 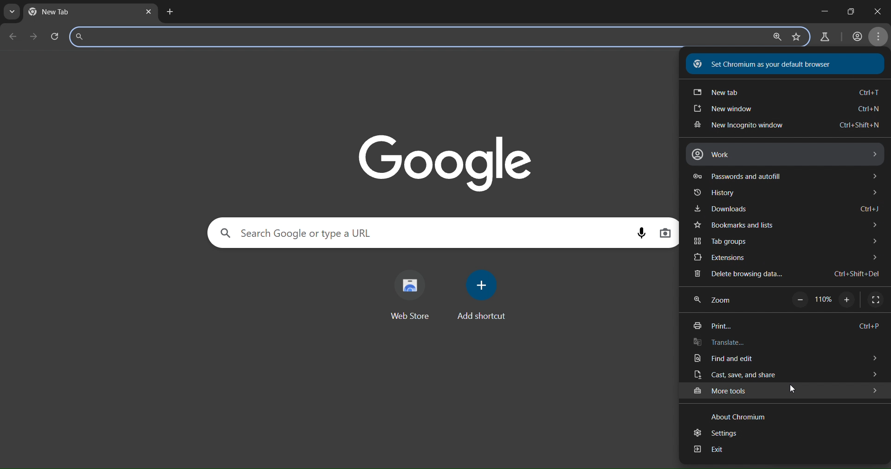 I want to click on image, so click(x=447, y=161).